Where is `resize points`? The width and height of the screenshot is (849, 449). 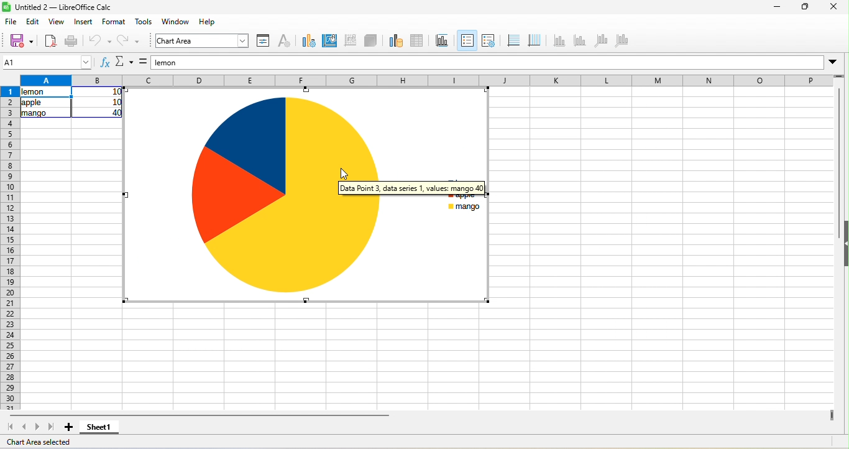
resize points is located at coordinates (306, 301).